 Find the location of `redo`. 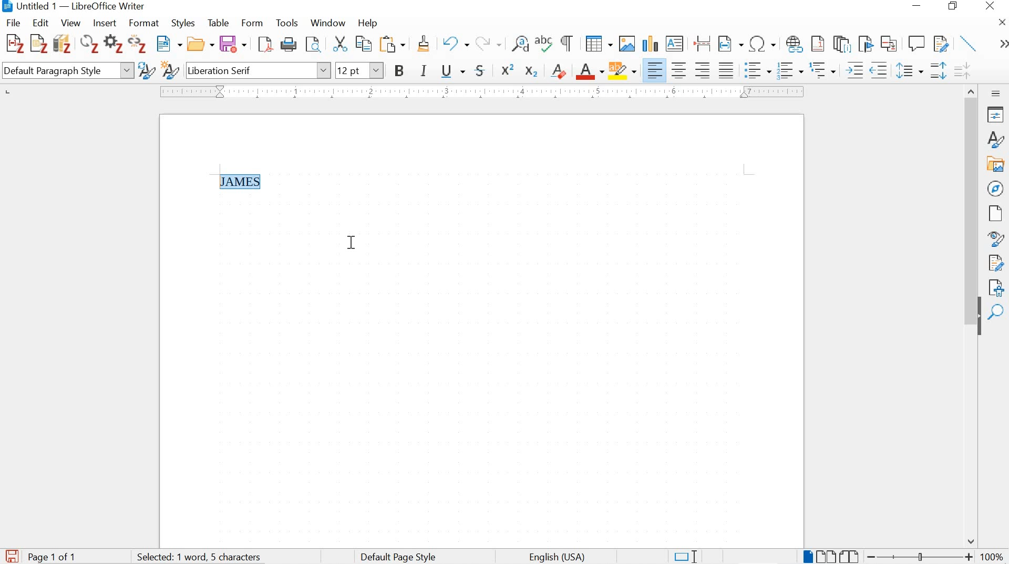

redo is located at coordinates (488, 43).